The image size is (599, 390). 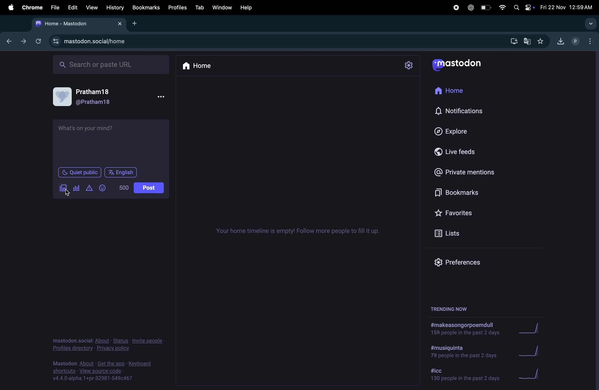 I want to click on prefrences, so click(x=464, y=261).